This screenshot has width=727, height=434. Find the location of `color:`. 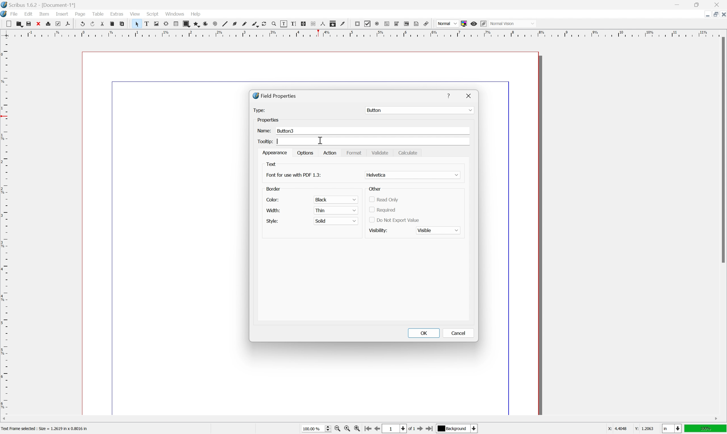

color: is located at coordinates (271, 200).